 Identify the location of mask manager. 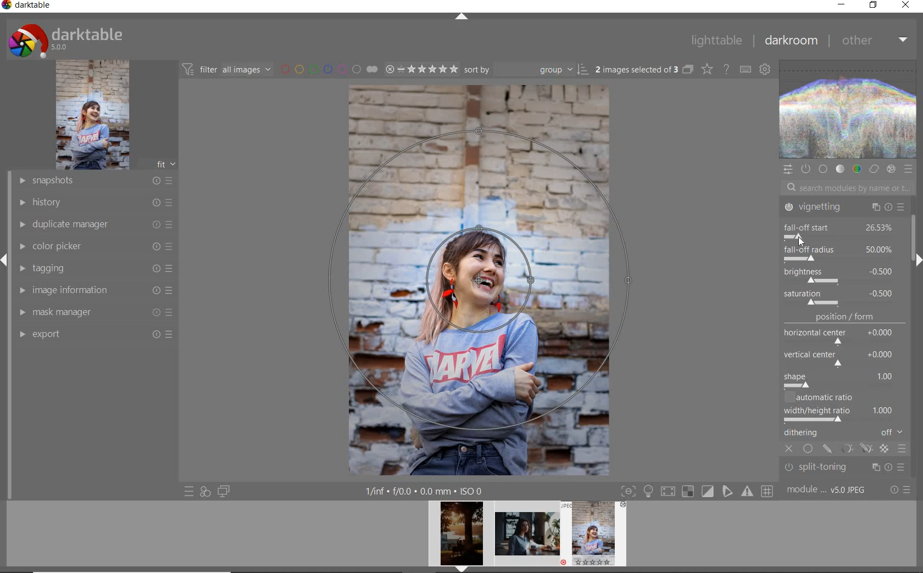
(95, 311).